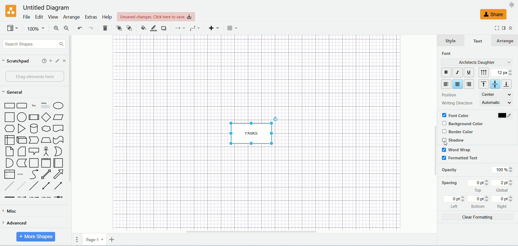  What do you see at coordinates (118, 27) in the screenshot?
I see `to front` at bounding box center [118, 27].